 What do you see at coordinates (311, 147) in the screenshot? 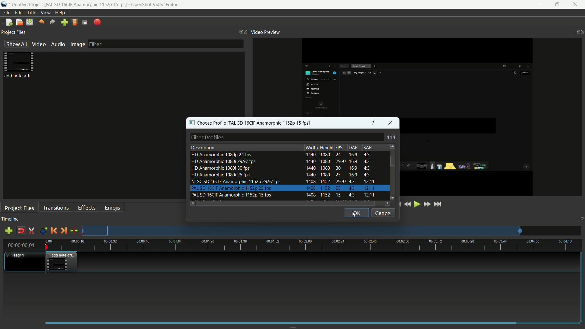
I see `width` at bounding box center [311, 147].